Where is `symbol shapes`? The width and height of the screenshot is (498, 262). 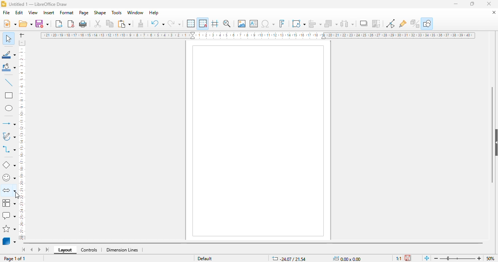 symbol shapes is located at coordinates (8, 178).